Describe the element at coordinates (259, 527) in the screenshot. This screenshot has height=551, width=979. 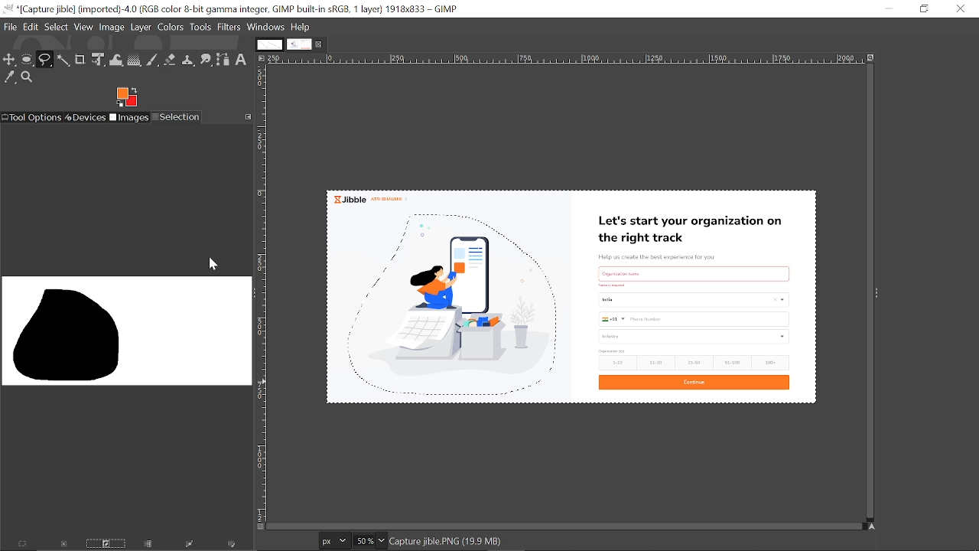
I see `Toggle quick mask on/off` at that location.